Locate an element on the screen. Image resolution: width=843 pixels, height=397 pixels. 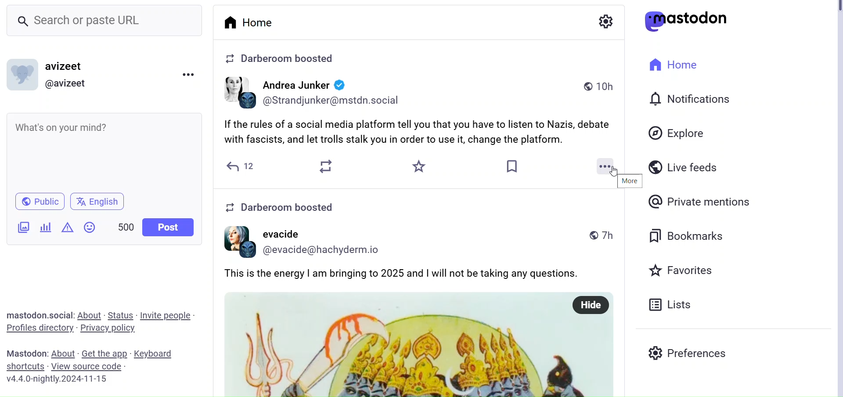
Poll is located at coordinates (47, 228).